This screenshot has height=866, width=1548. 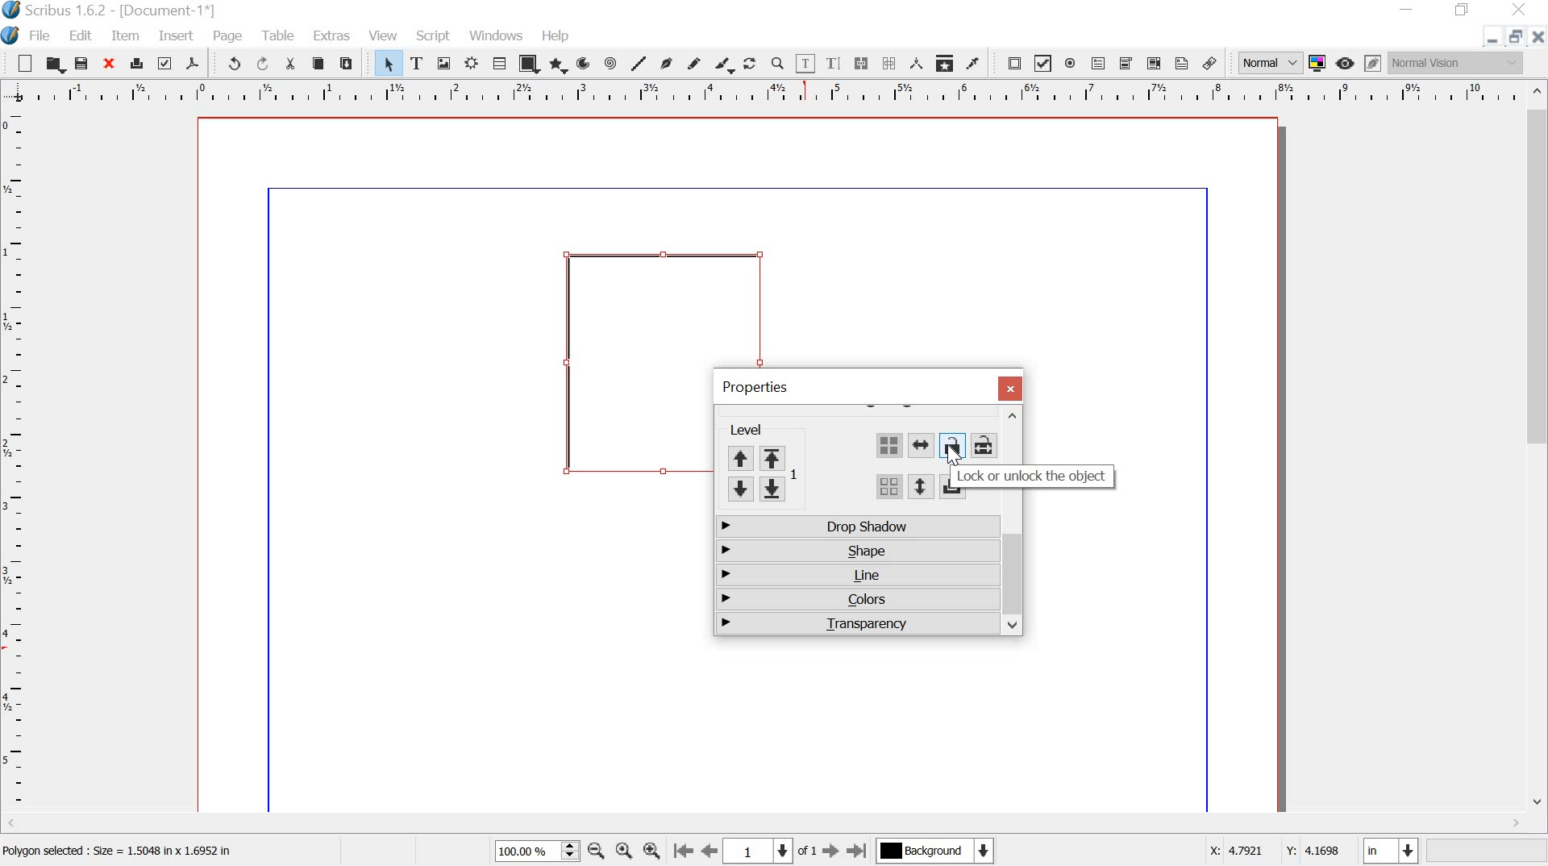 What do you see at coordinates (755, 387) in the screenshot?
I see `properties` at bounding box center [755, 387].